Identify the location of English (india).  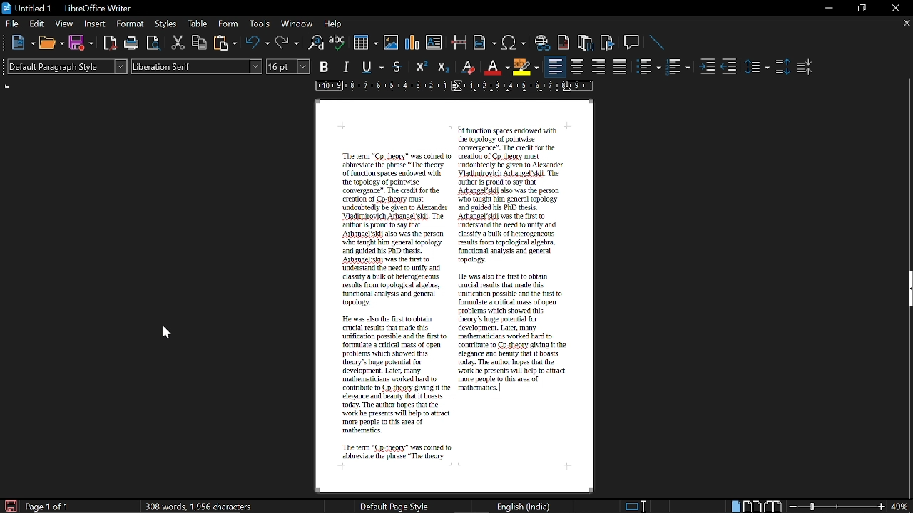
(523, 504).